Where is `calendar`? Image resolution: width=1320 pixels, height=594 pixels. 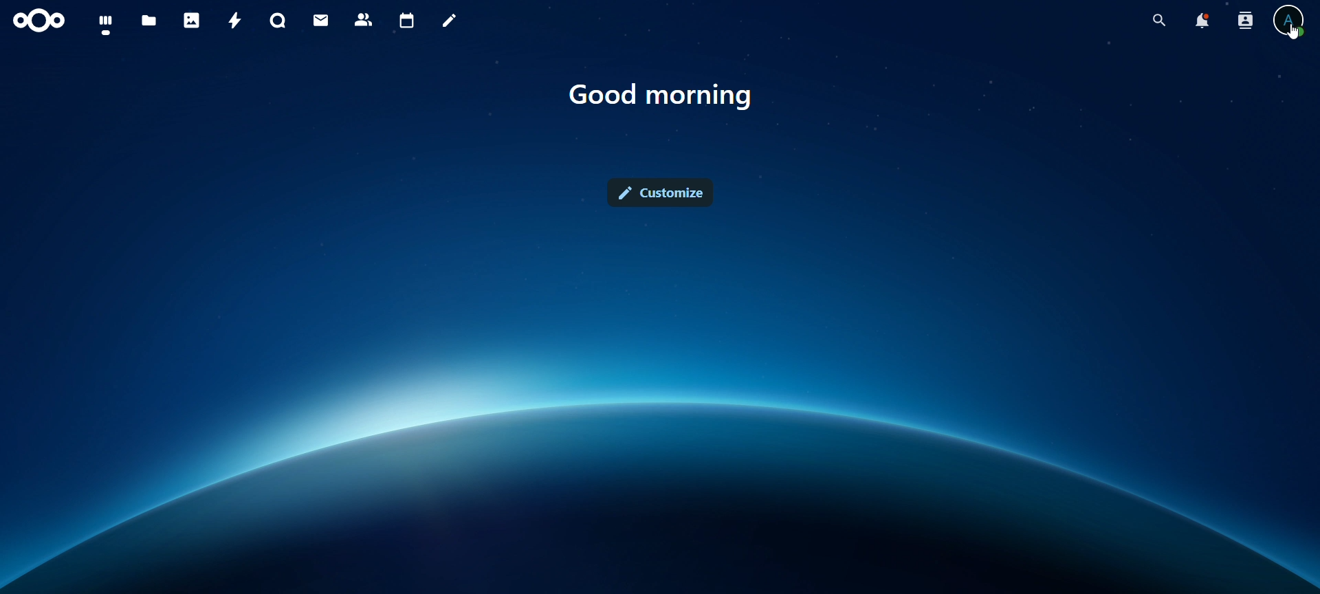
calendar is located at coordinates (408, 21).